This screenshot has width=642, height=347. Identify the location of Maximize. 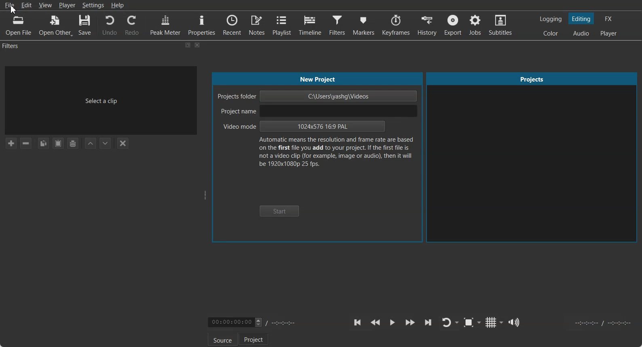
(188, 45).